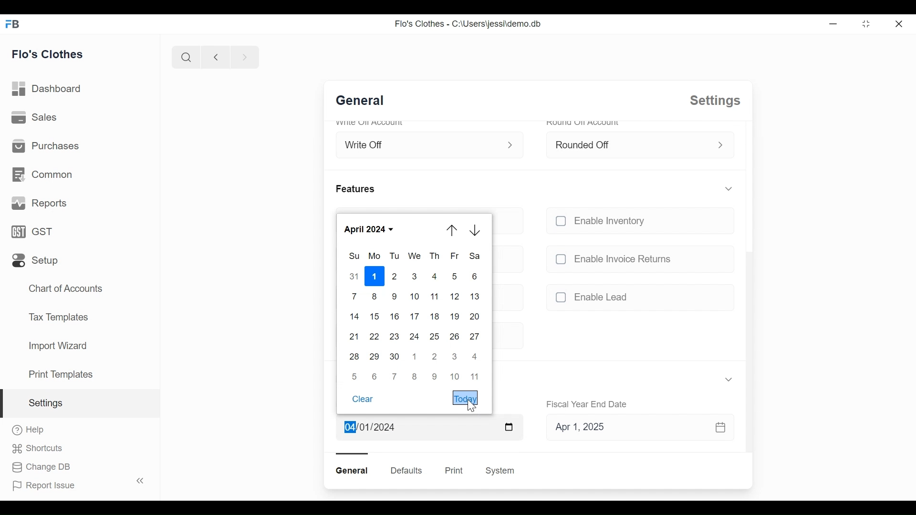 The image size is (916, 515). I want to click on 14, so click(355, 316).